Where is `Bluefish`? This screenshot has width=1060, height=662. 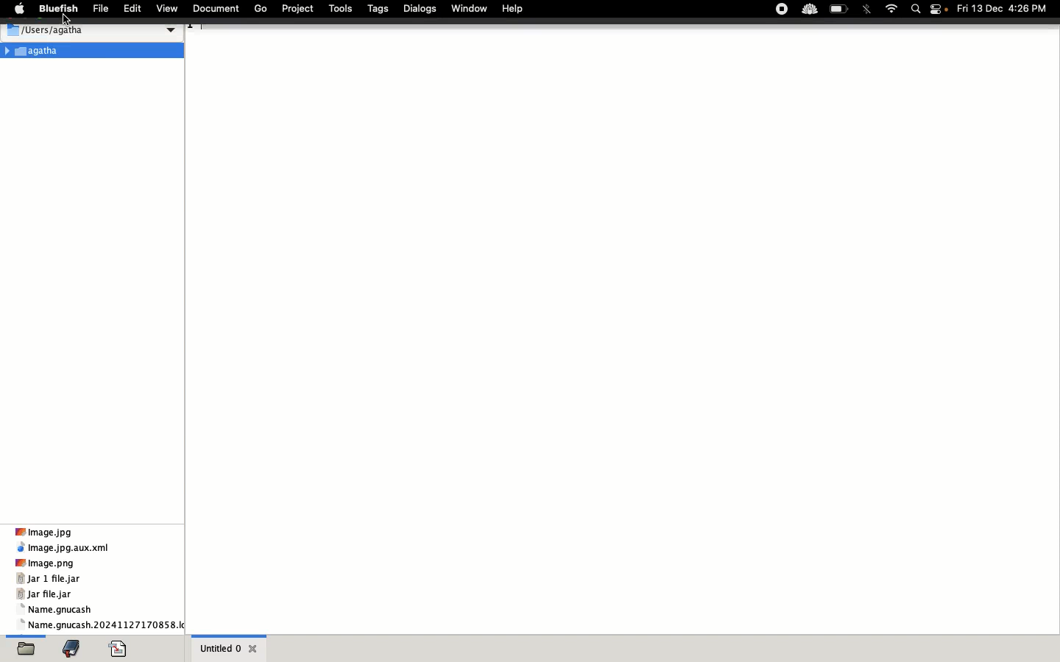
Bluefish is located at coordinates (57, 10).